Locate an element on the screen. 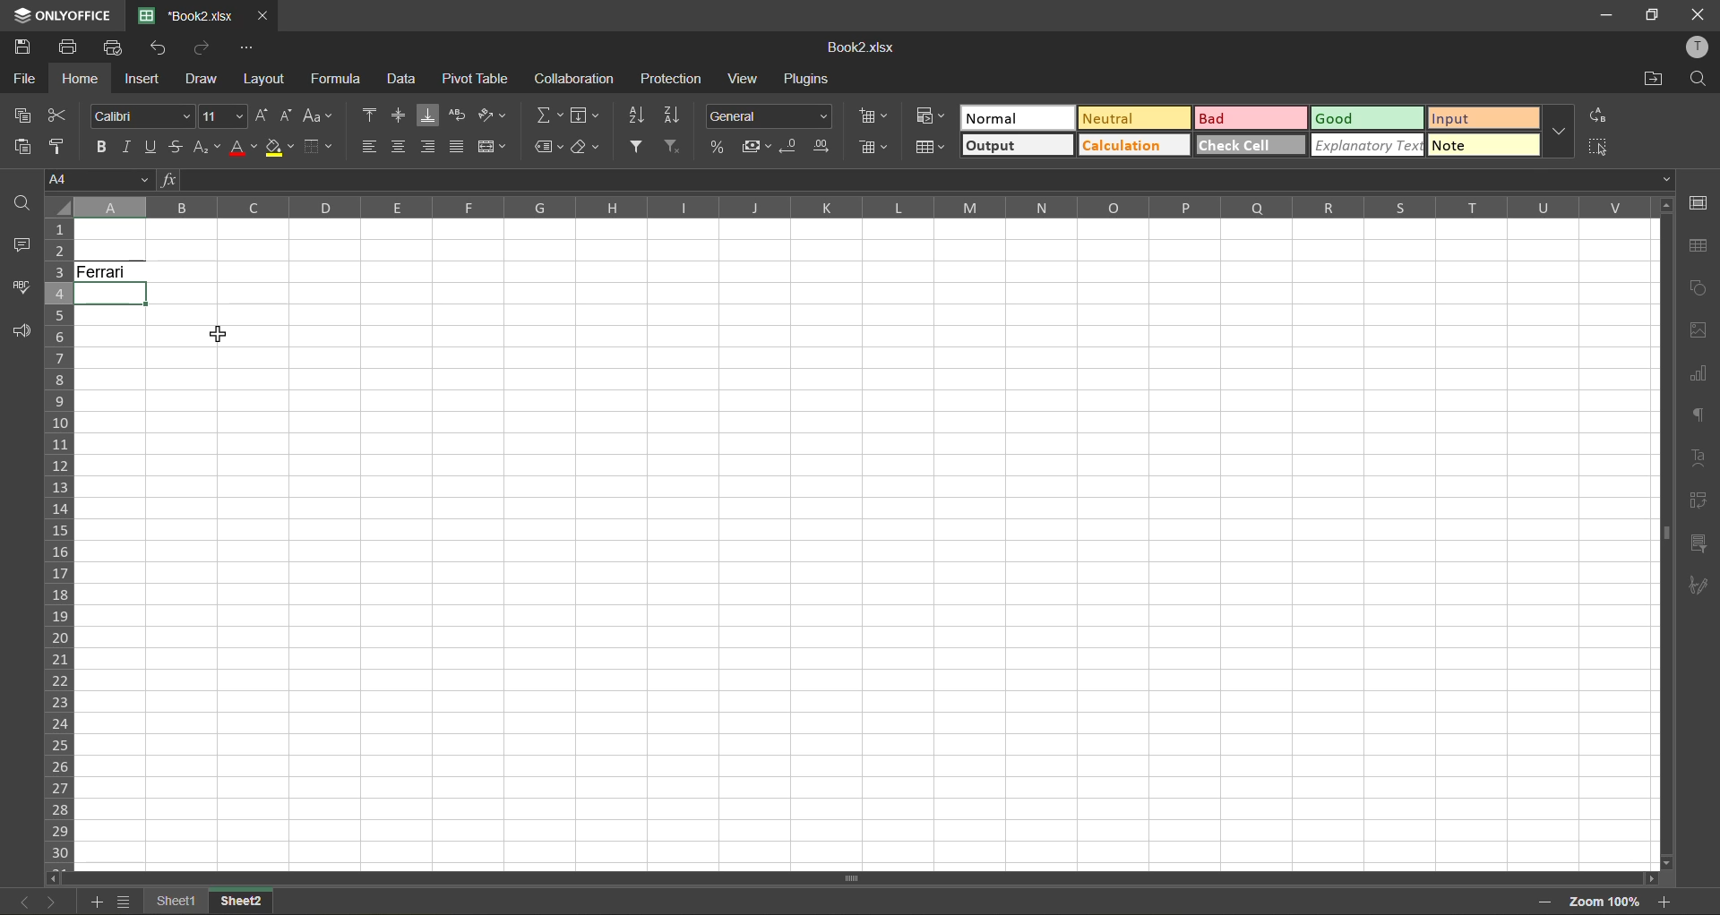  data is located at coordinates (405, 79).